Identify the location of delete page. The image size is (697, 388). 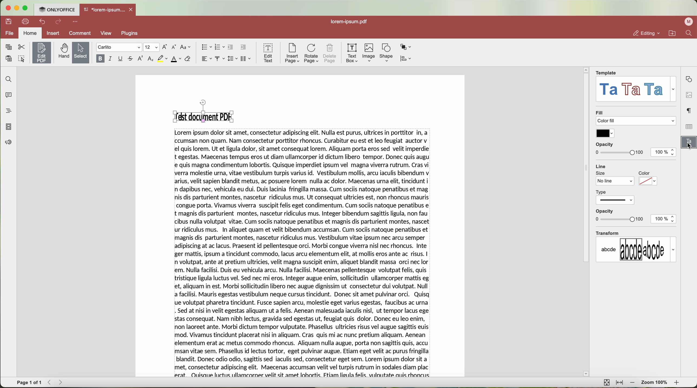
(330, 53).